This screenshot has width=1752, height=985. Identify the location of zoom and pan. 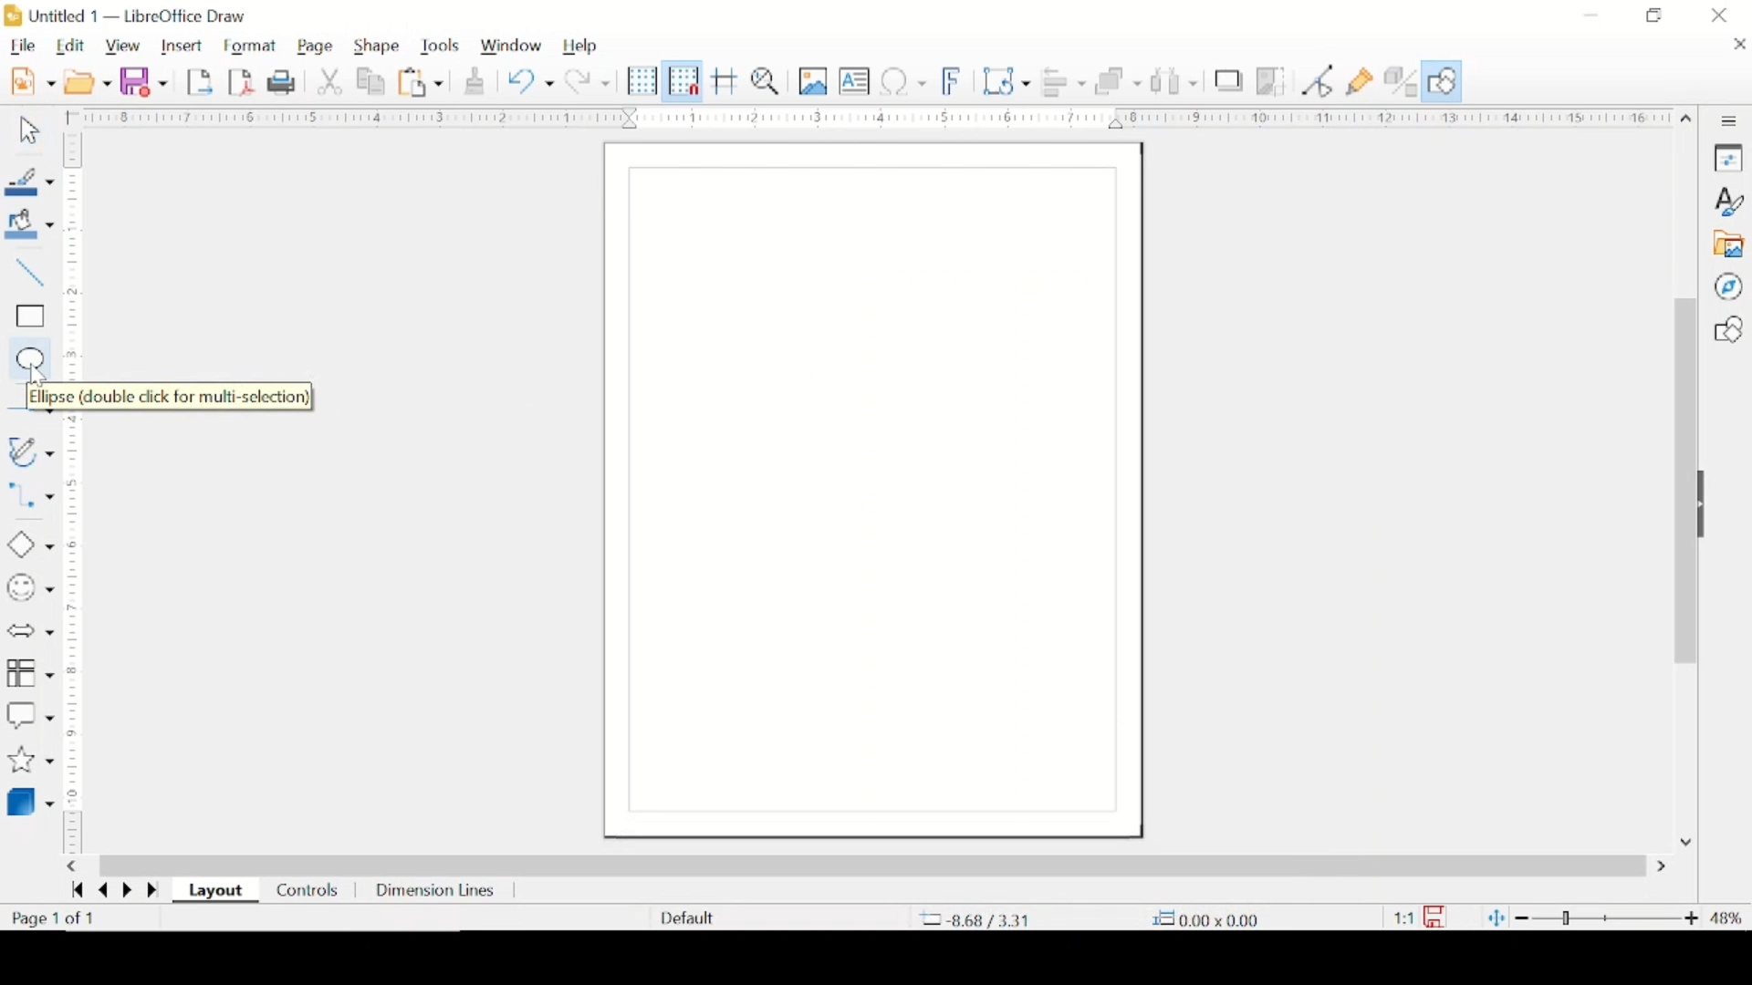
(766, 82).